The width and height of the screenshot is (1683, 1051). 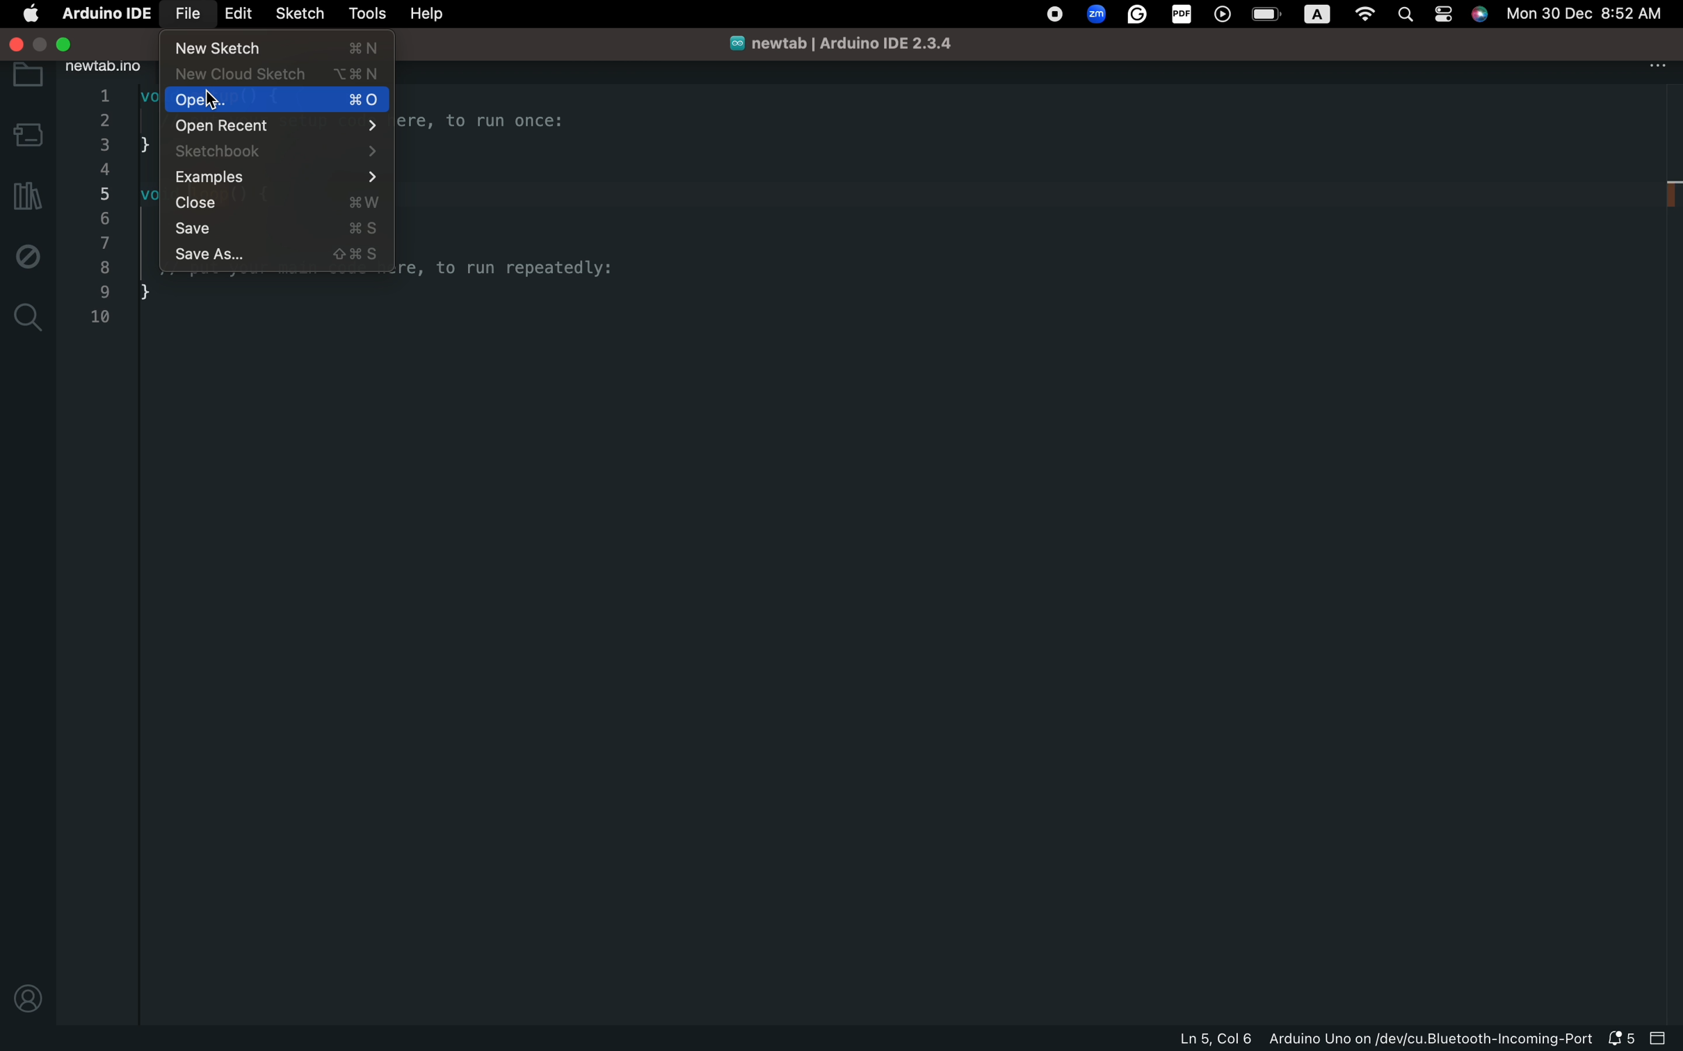 I want to click on new sketch, so click(x=279, y=47).